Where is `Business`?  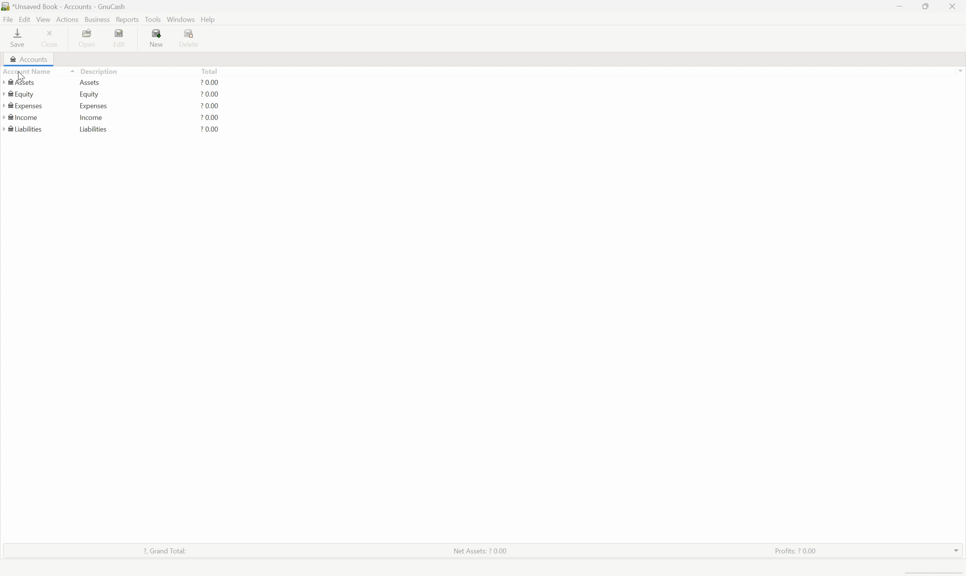 Business is located at coordinates (97, 19).